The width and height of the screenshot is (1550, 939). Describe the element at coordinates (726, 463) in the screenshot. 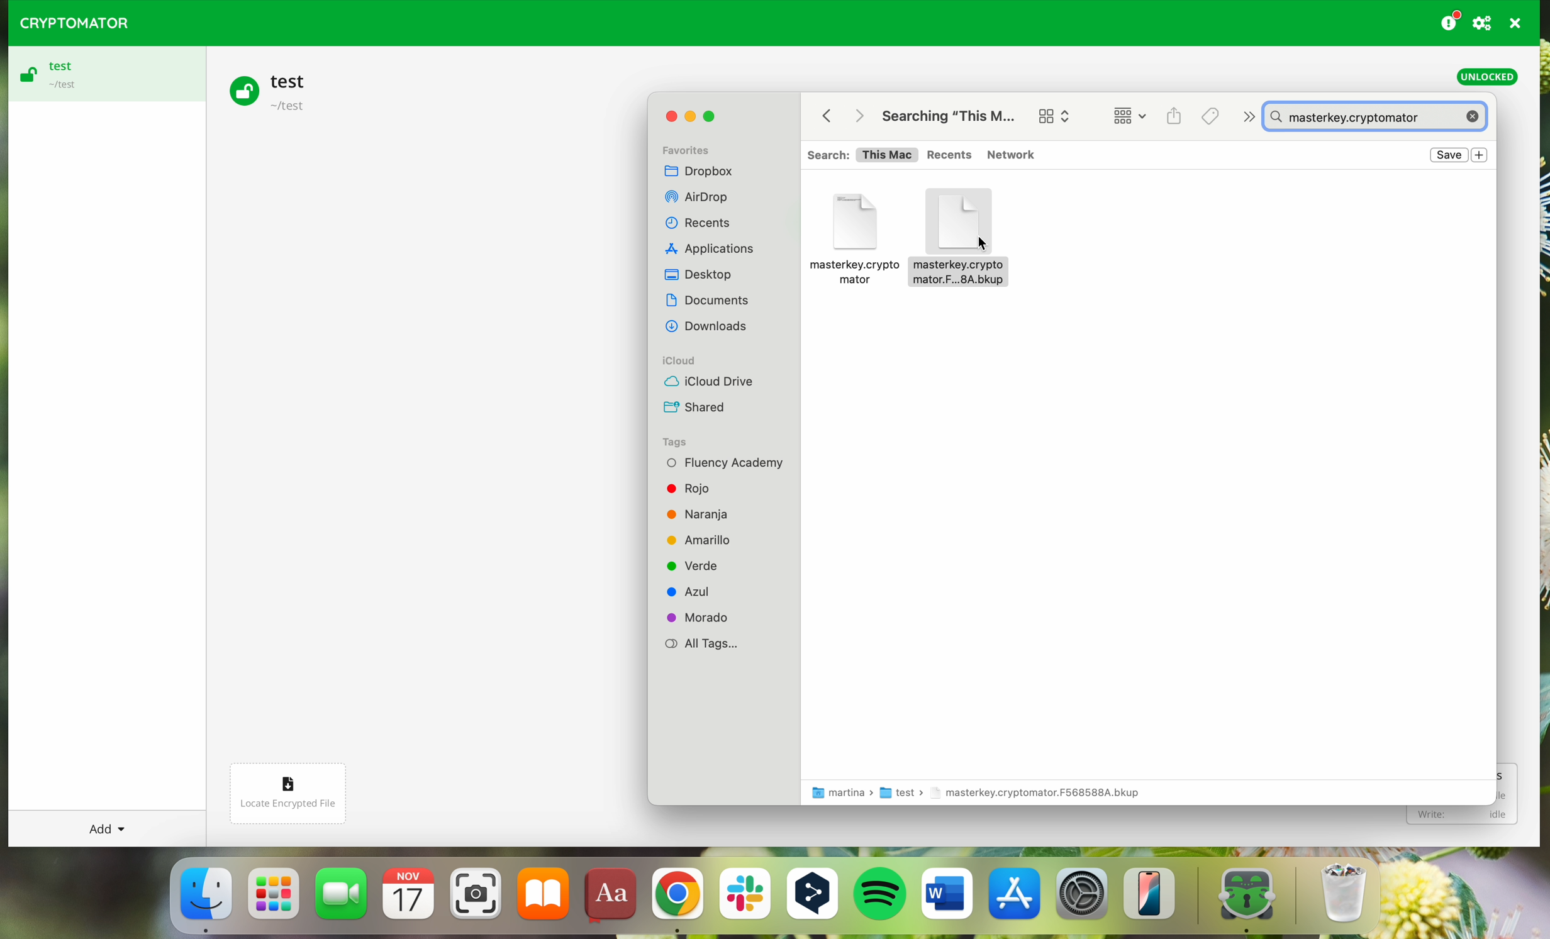

I see `Fluency Academy` at that location.